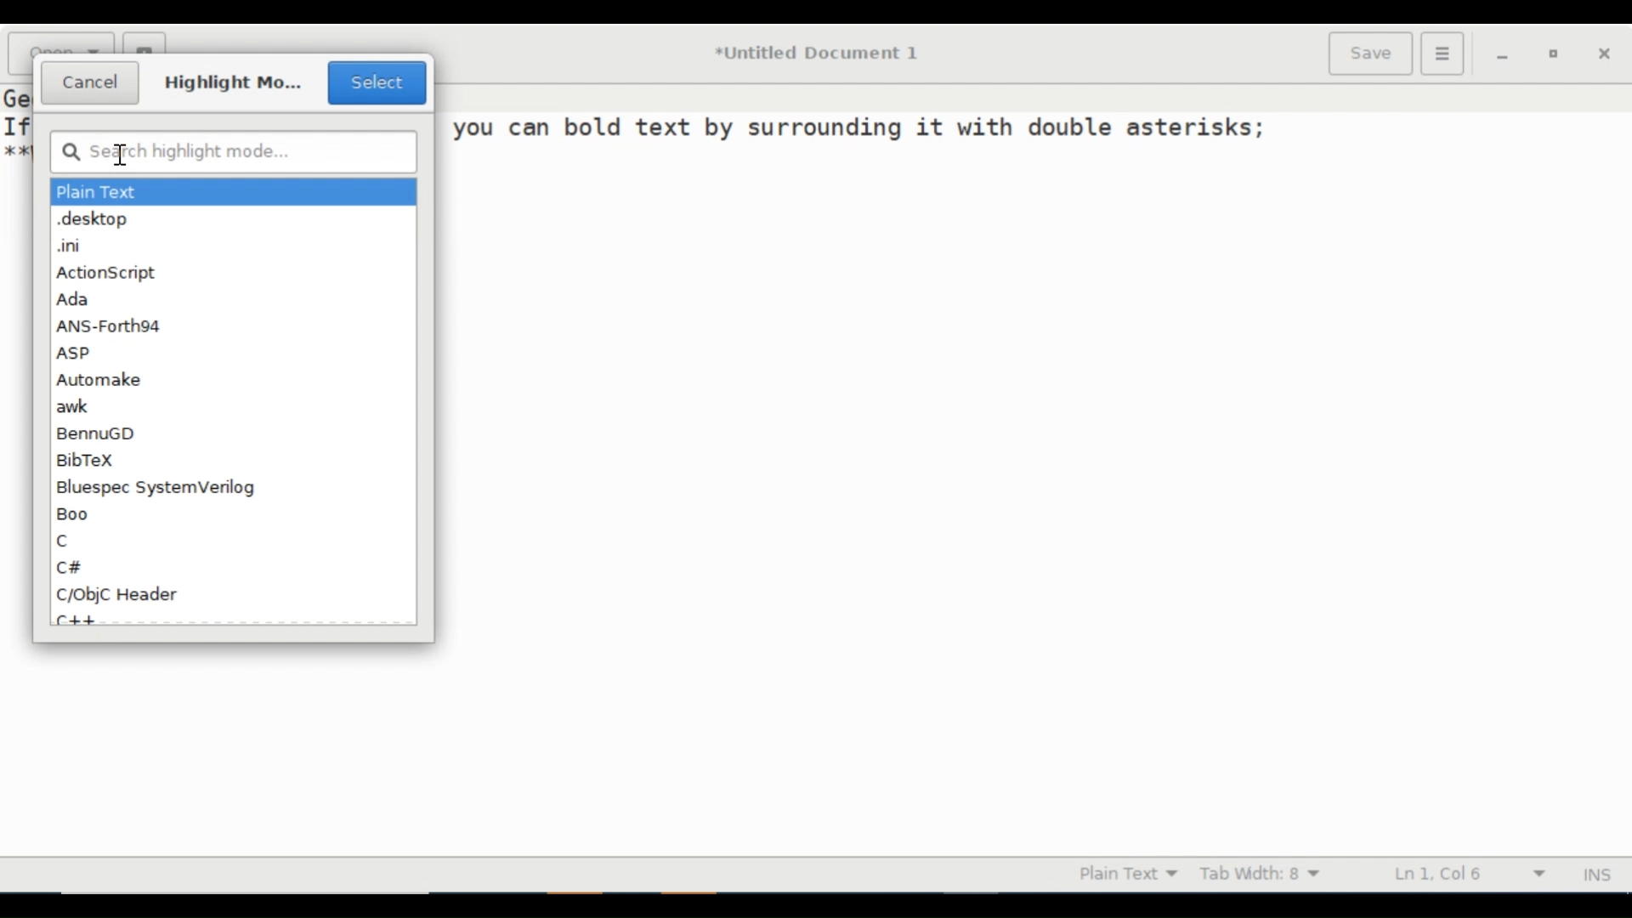 Image resolution: width=1632 pixels, height=918 pixels. What do you see at coordinates (101, 433) in the screenshot?
I see `BennuGD` at bounding box center [101, 433].